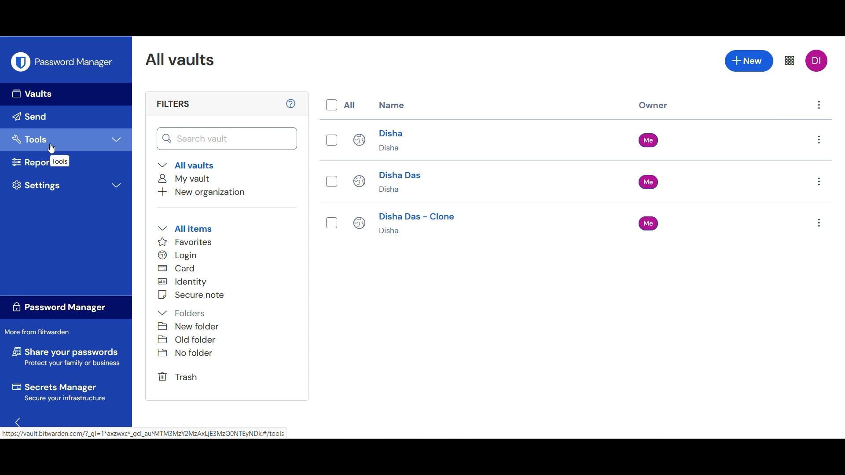  What do you see at coordinates (197, 295) in the screenshot?
I see `Secure note` at bounding box center [197, 295].